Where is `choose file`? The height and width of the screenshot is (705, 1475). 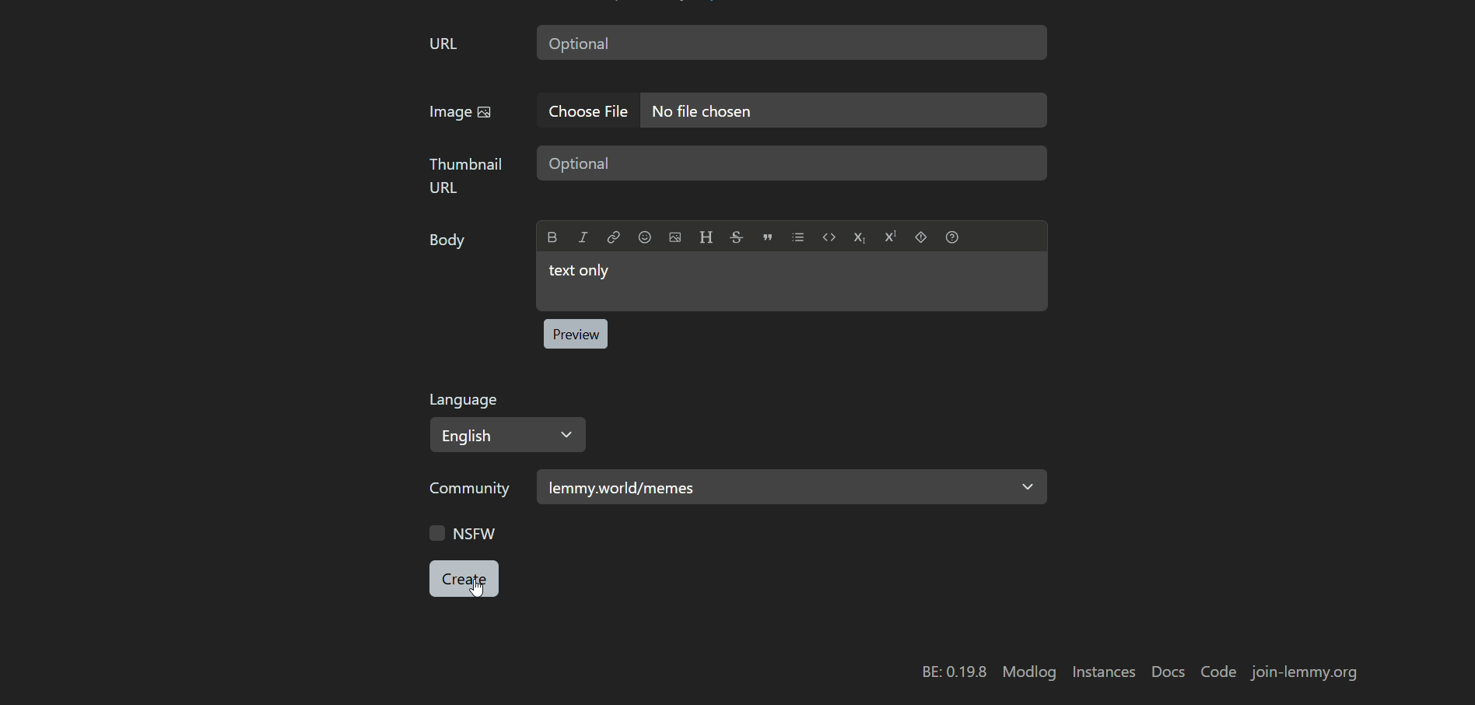
choose file is located at coordinates (591, 110).